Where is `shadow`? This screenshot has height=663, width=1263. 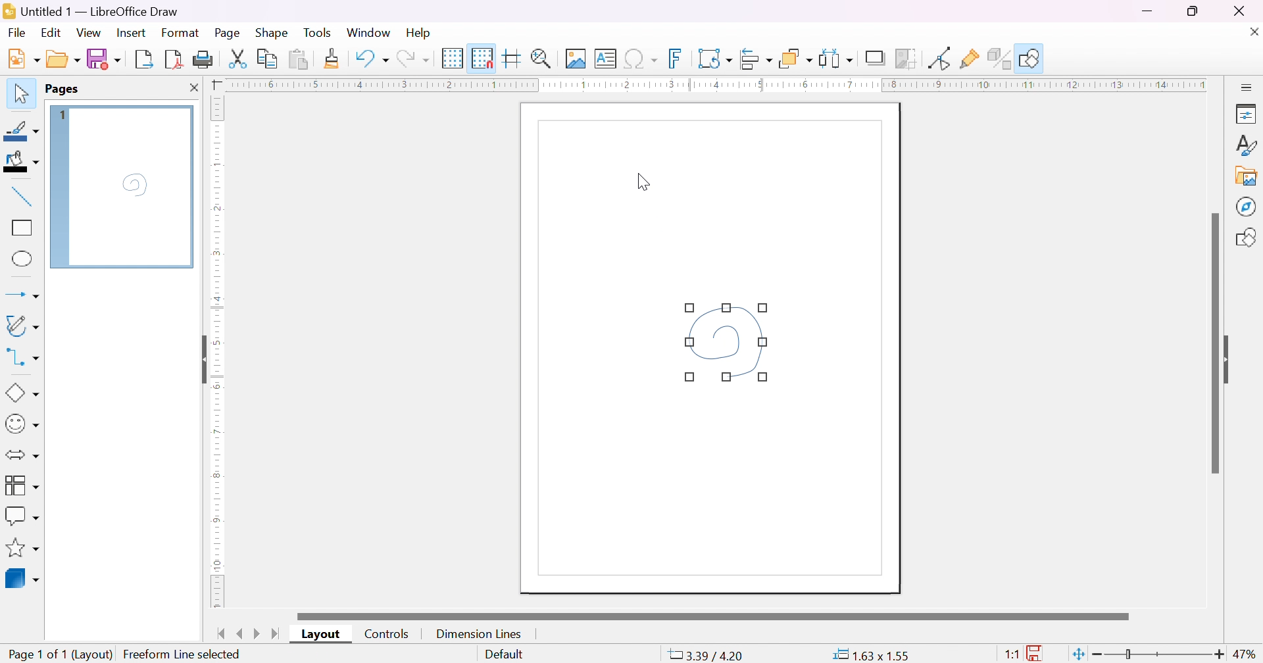
shadow is located at coordinates (876, 59).